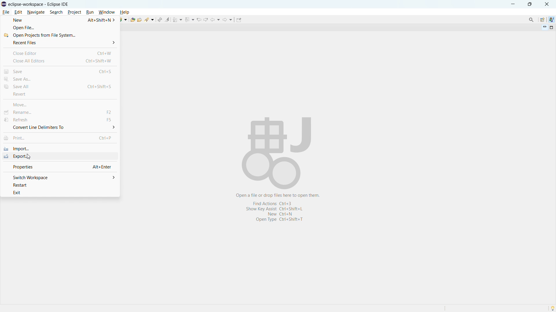 The height and width of the screenshot is (312, 556). Describe the element at coordinates (530, 4) in the screenshot. I see `maximize` at that location.